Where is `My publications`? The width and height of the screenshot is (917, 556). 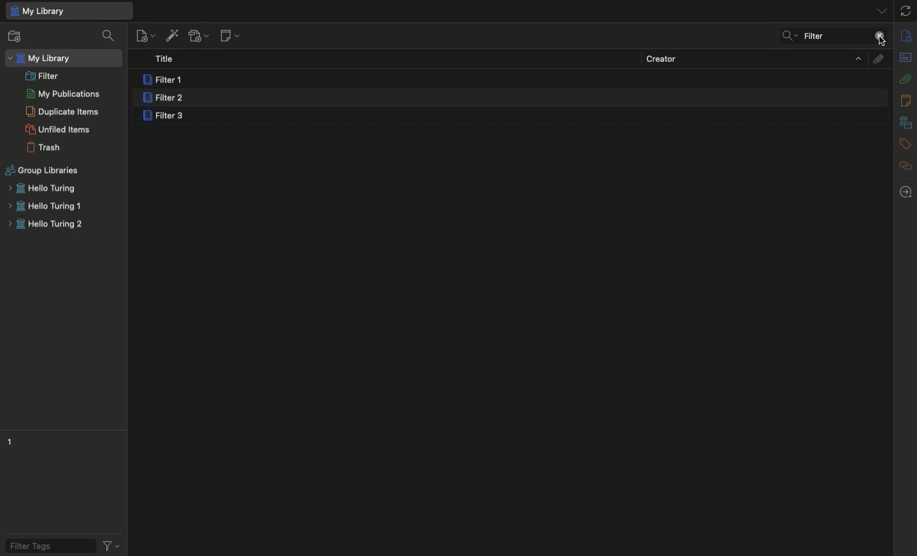
My publications is located at coordinates (63, 95).